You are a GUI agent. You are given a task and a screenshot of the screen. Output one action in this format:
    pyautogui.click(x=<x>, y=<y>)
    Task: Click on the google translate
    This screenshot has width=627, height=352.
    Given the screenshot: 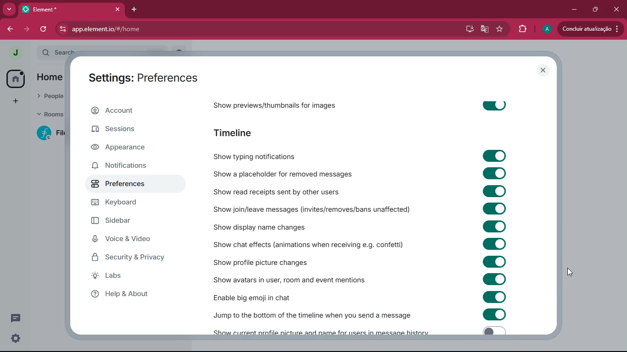 What is the action you would take?
    pyautogui.click(x=484, y=29)
    